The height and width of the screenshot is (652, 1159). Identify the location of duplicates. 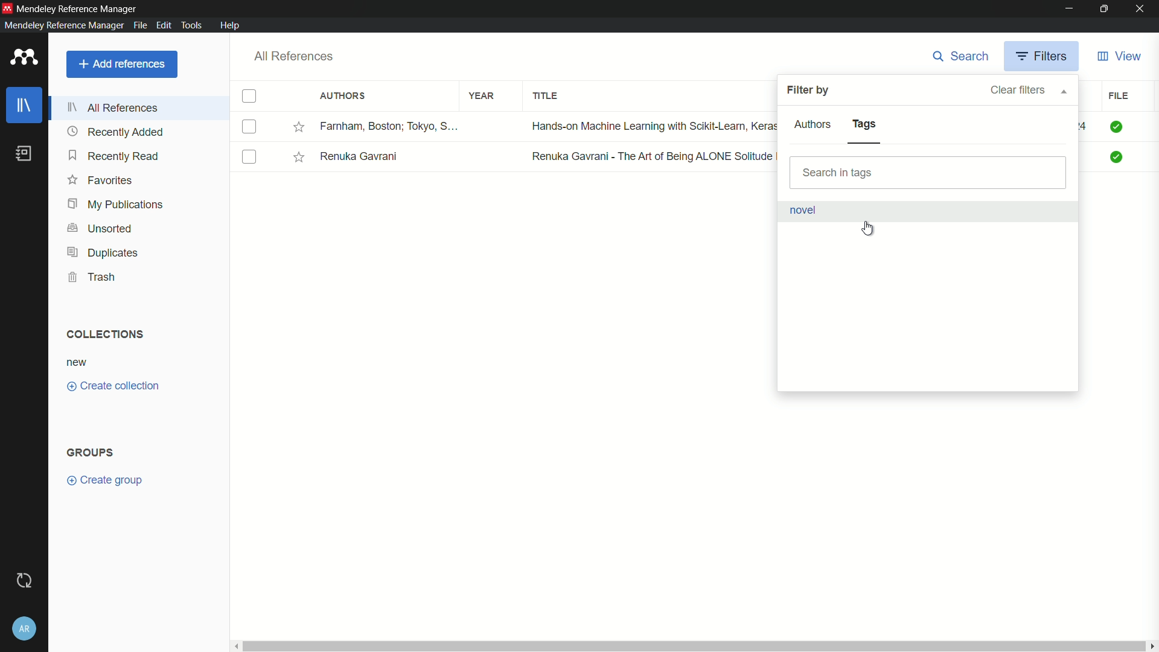
(104, 252).